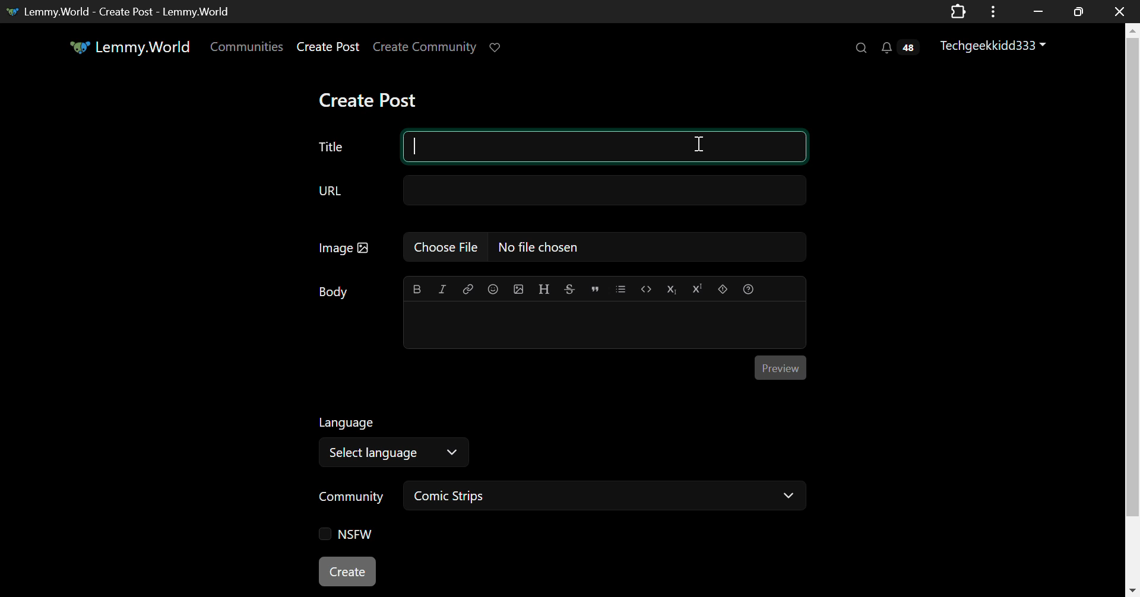 The height and width of the screenshot is (597, 1140). Describe the element at coordinates (122, 10) in the screenshot. I see `Lemmy.World- Create Post -Lemmy.World` at that location.